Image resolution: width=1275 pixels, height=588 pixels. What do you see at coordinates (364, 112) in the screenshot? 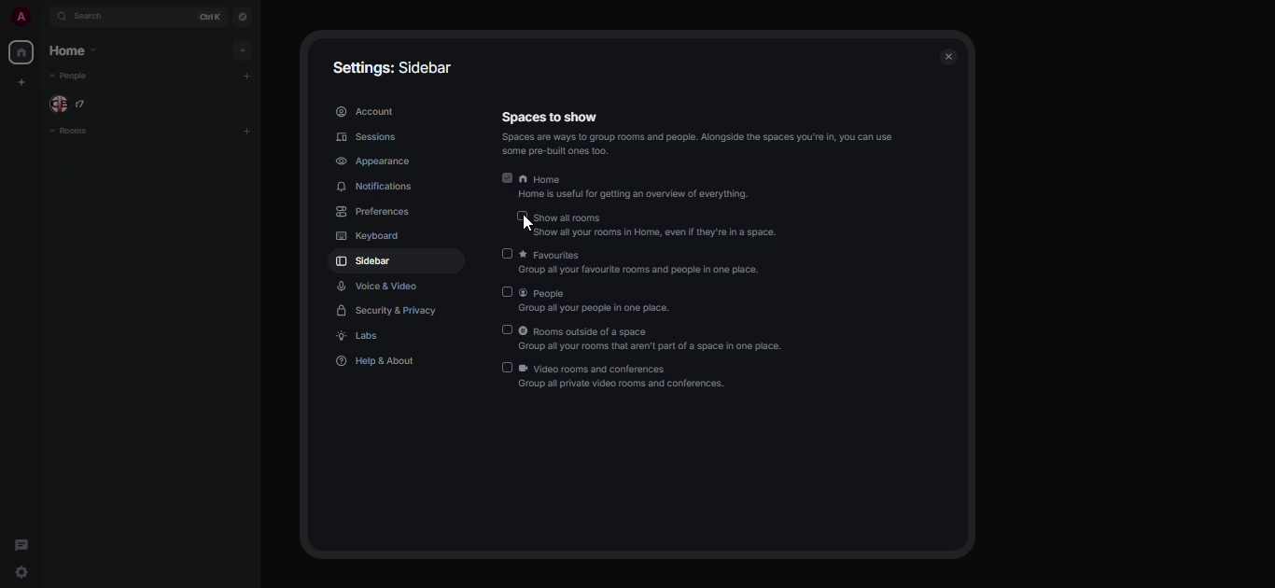
I see `account` at bounding box center [364, 112].